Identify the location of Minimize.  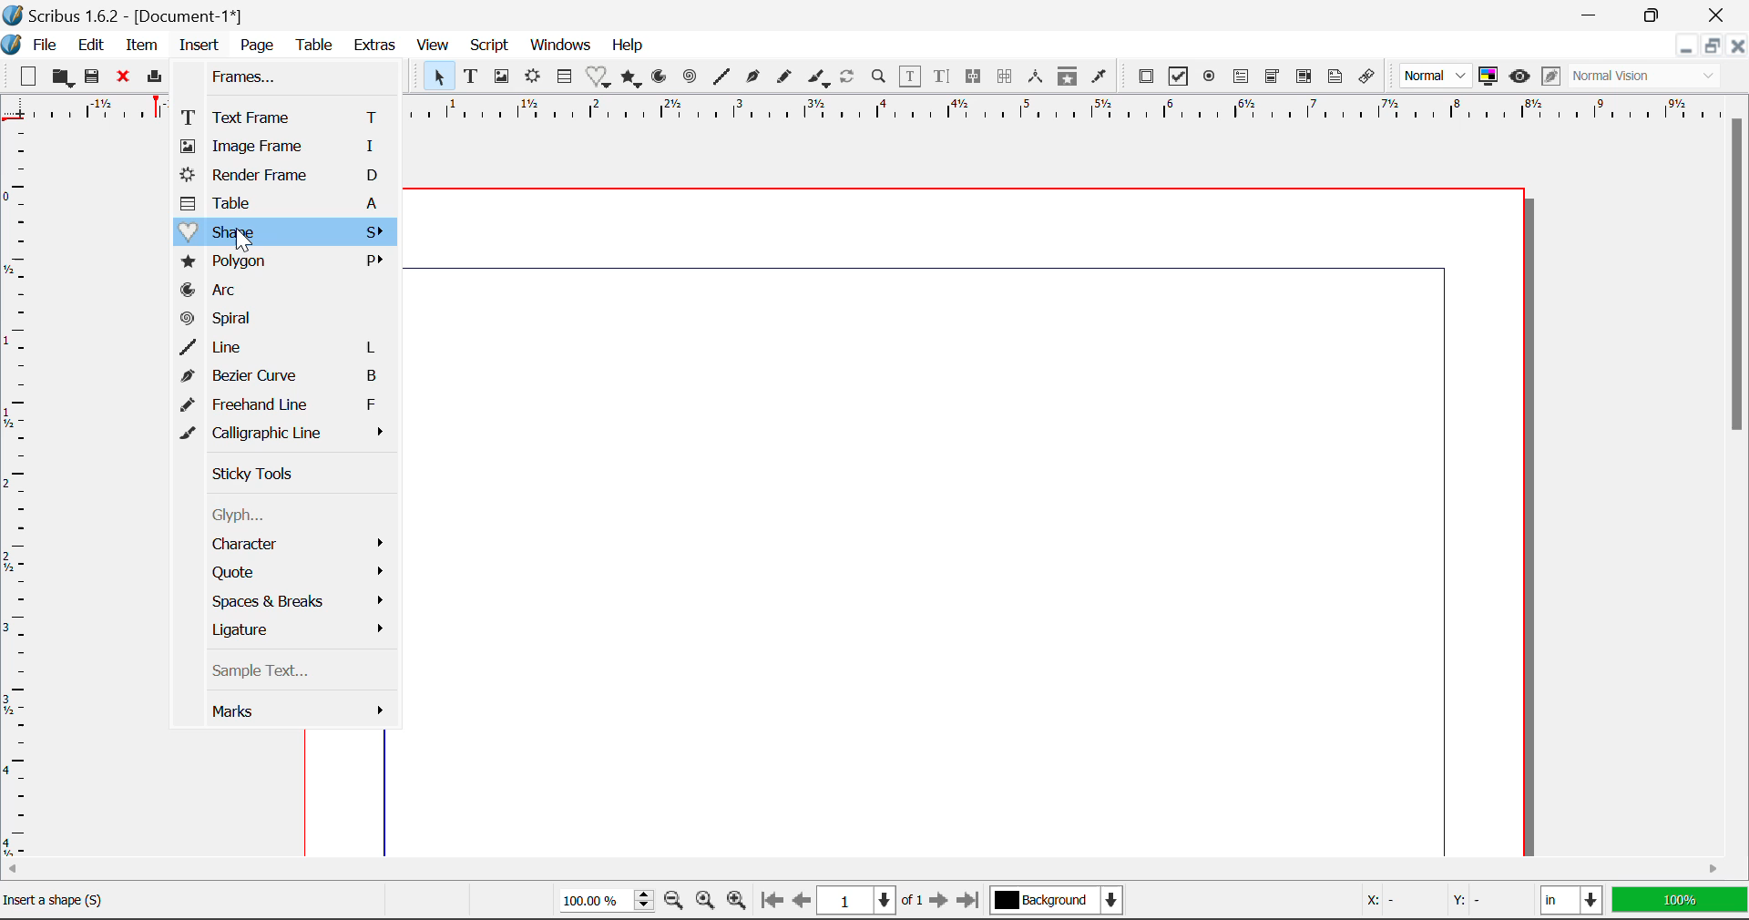
(1714, 48).